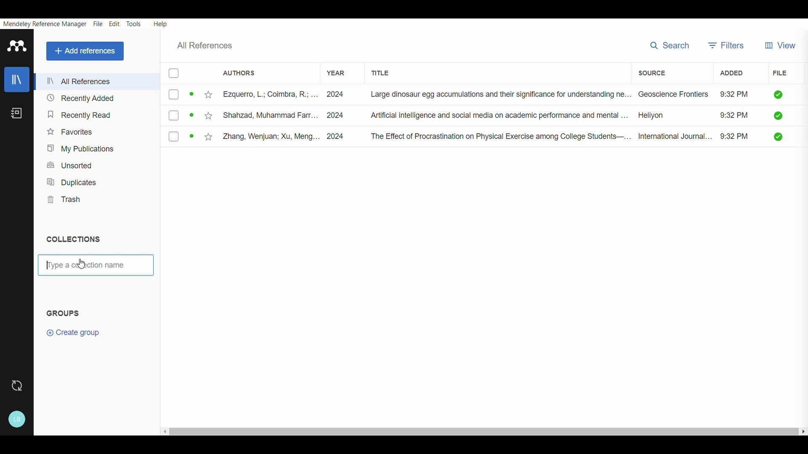  I want to click on Scrollbar, so click(482, 429).